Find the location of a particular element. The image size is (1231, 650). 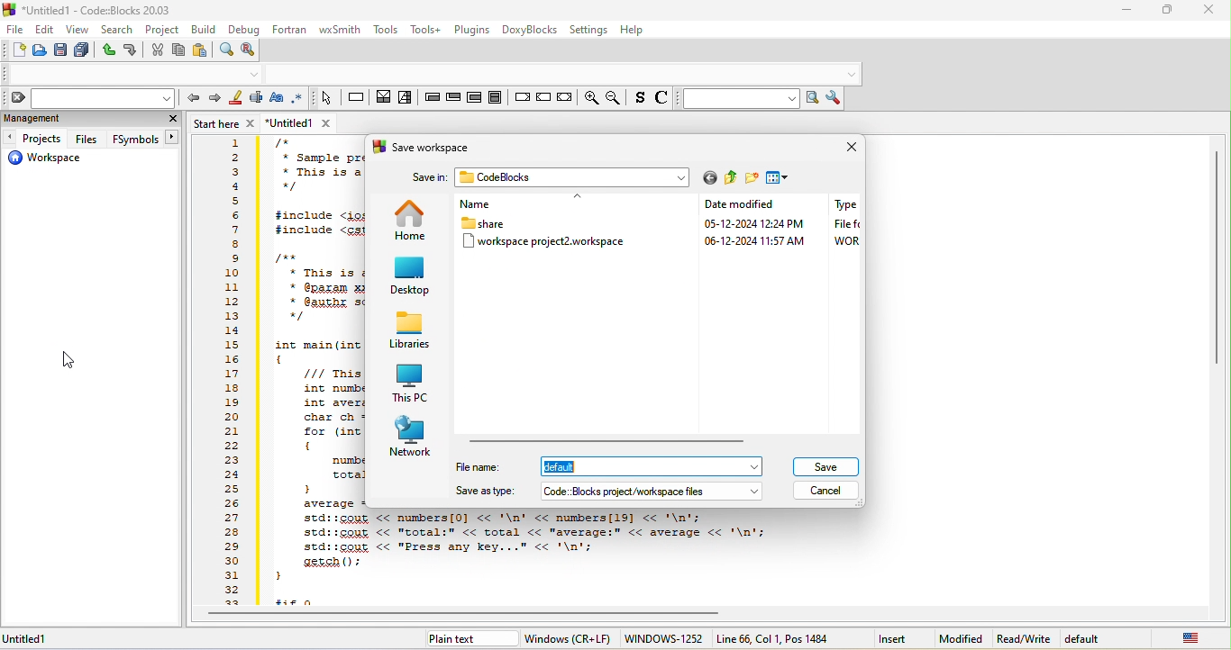

minimize is located at coordinates (1126, 10).